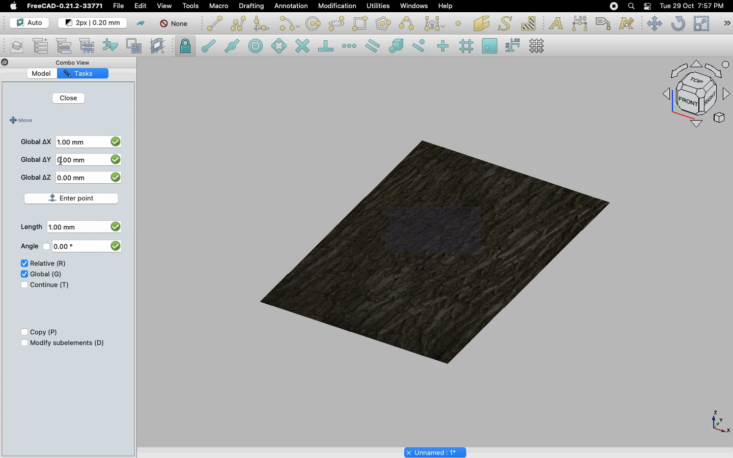 This screenshot has width=733, height=458. What do you see at coordinates (88, 45) in the screenshot?
I see `Select group` at bounding box center [88, 45].